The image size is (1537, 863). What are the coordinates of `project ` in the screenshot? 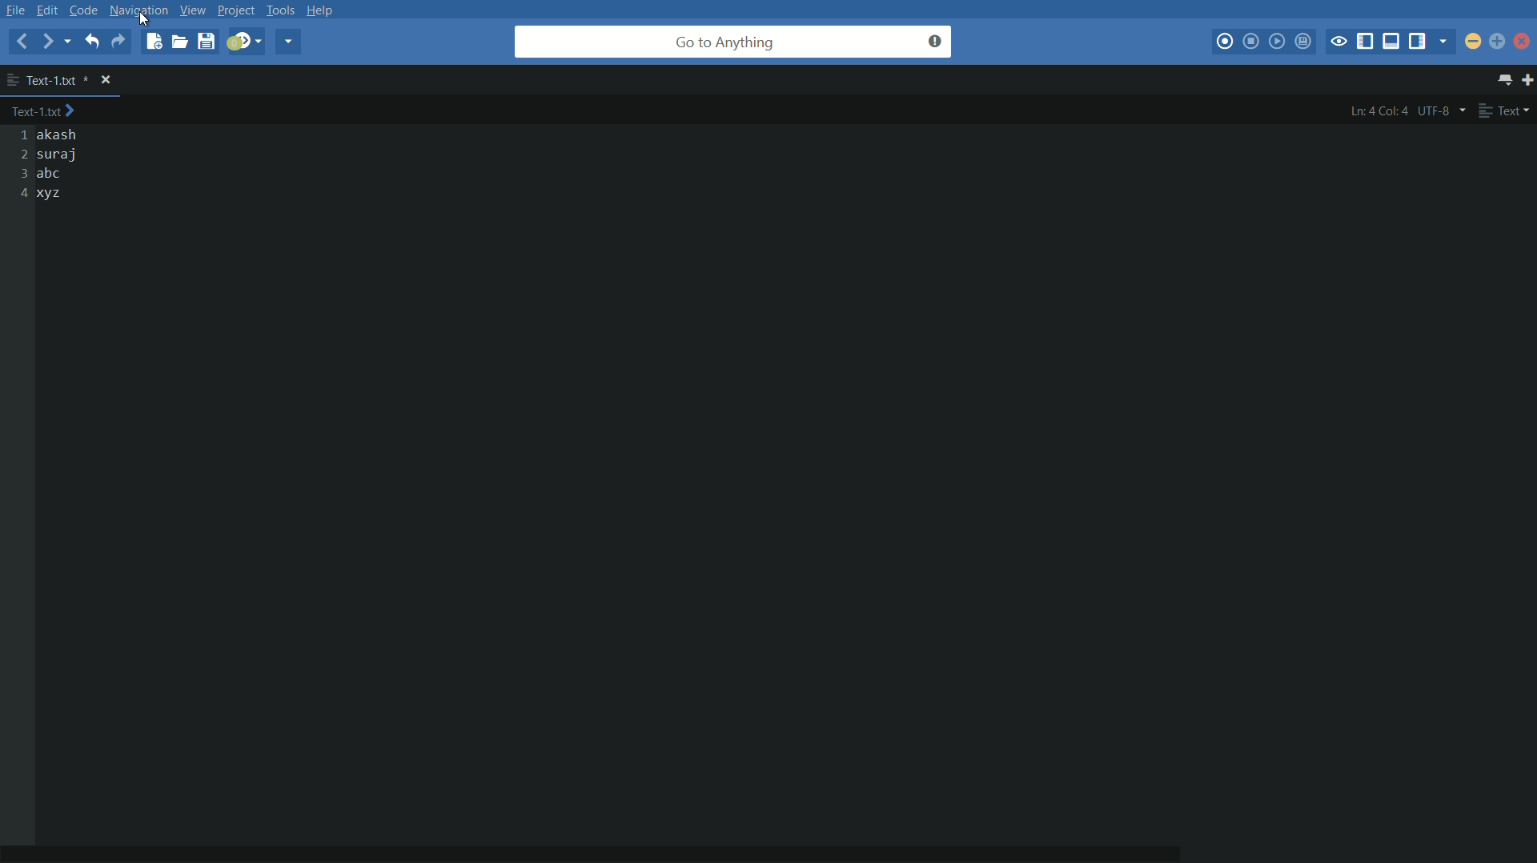 It's located at (235, 12).